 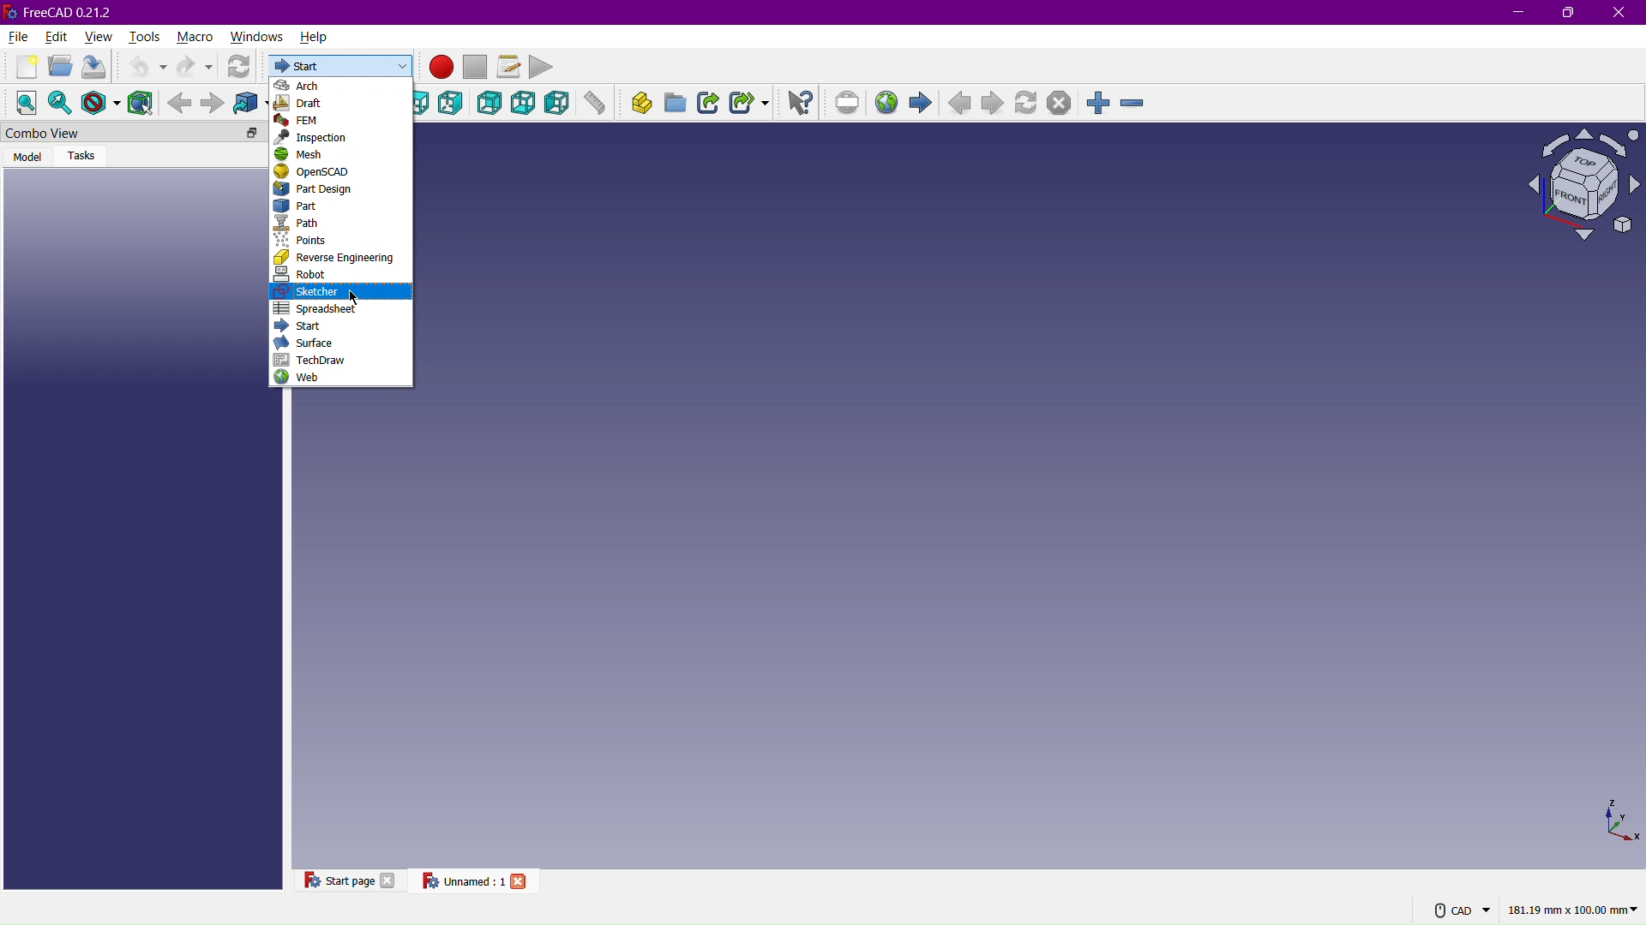 What do you see at coordinates (674, 100) in the screenshot?
I see `Create group` at bounding box center [674, 100].